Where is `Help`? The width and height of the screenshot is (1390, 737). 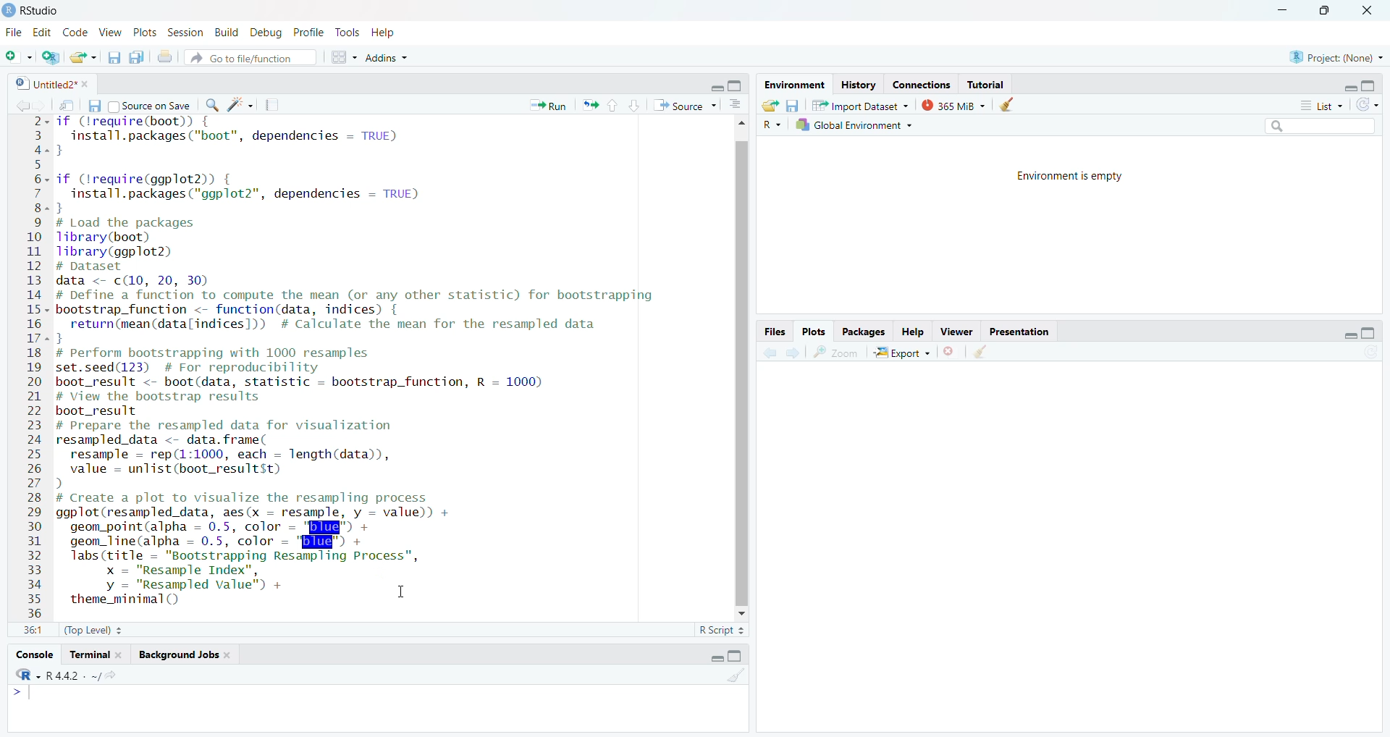 Help is located at coordinates (911, 331).